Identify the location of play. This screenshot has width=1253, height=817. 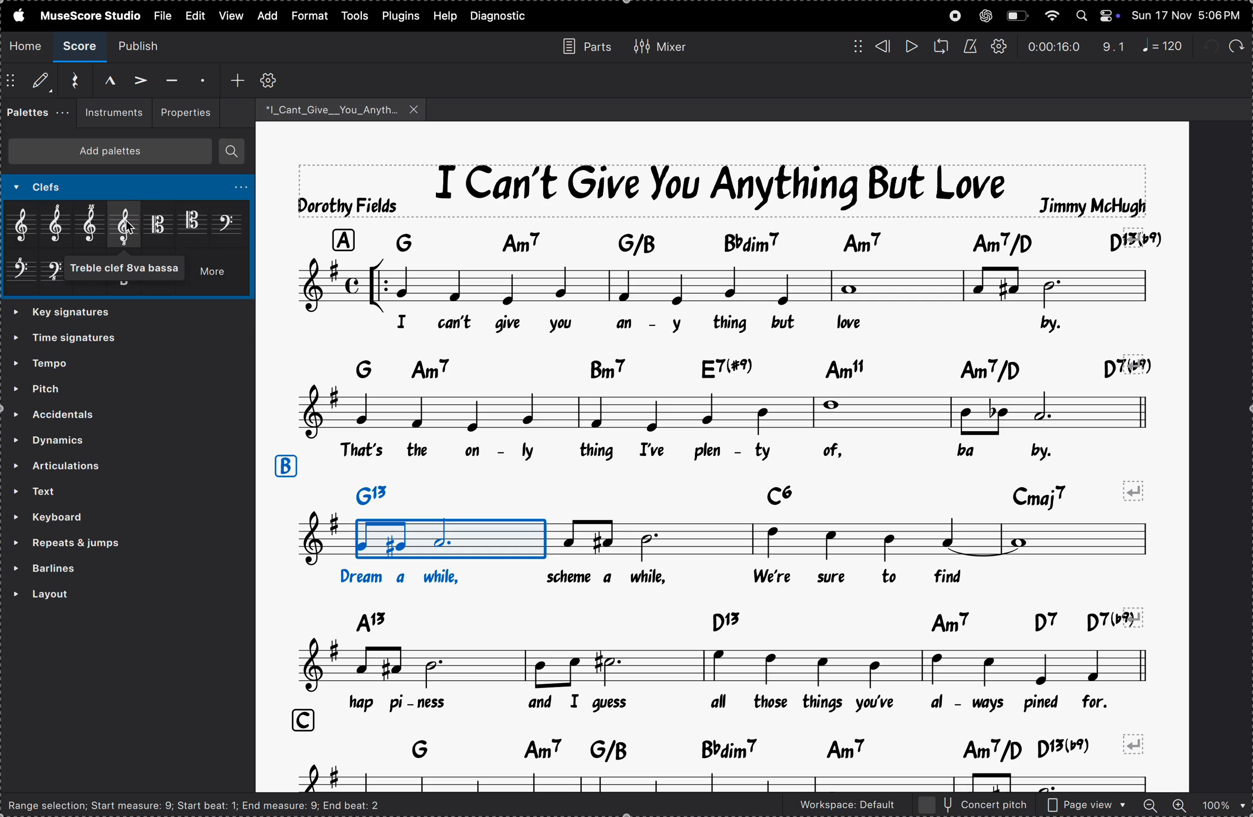
(910, 47).